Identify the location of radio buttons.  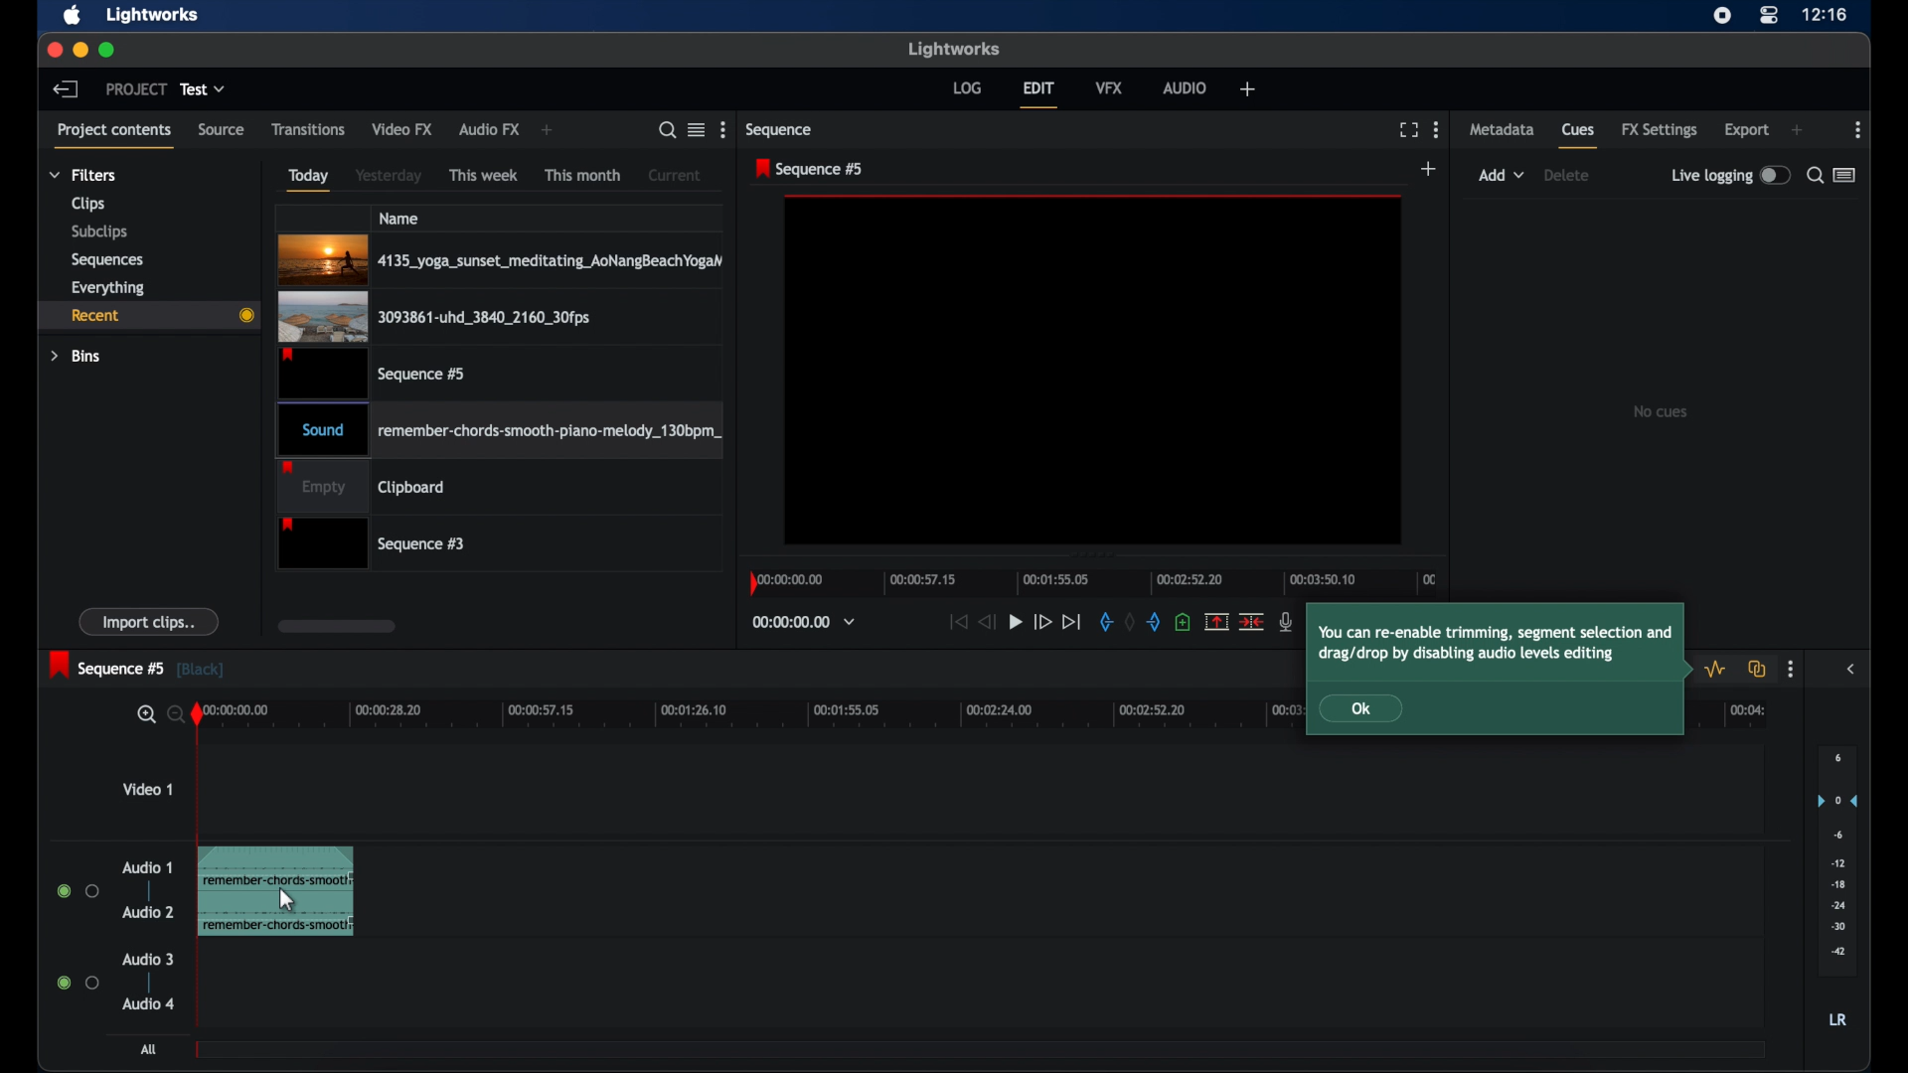
(79, 982).